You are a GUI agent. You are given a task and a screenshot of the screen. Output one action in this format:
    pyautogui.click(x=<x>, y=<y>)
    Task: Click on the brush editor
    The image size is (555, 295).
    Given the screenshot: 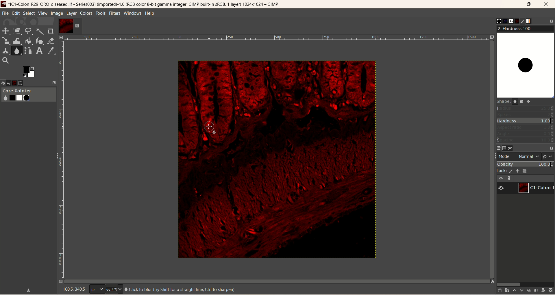 What is the action you would take?
    pyautogui.click(x=524, y=21)
    